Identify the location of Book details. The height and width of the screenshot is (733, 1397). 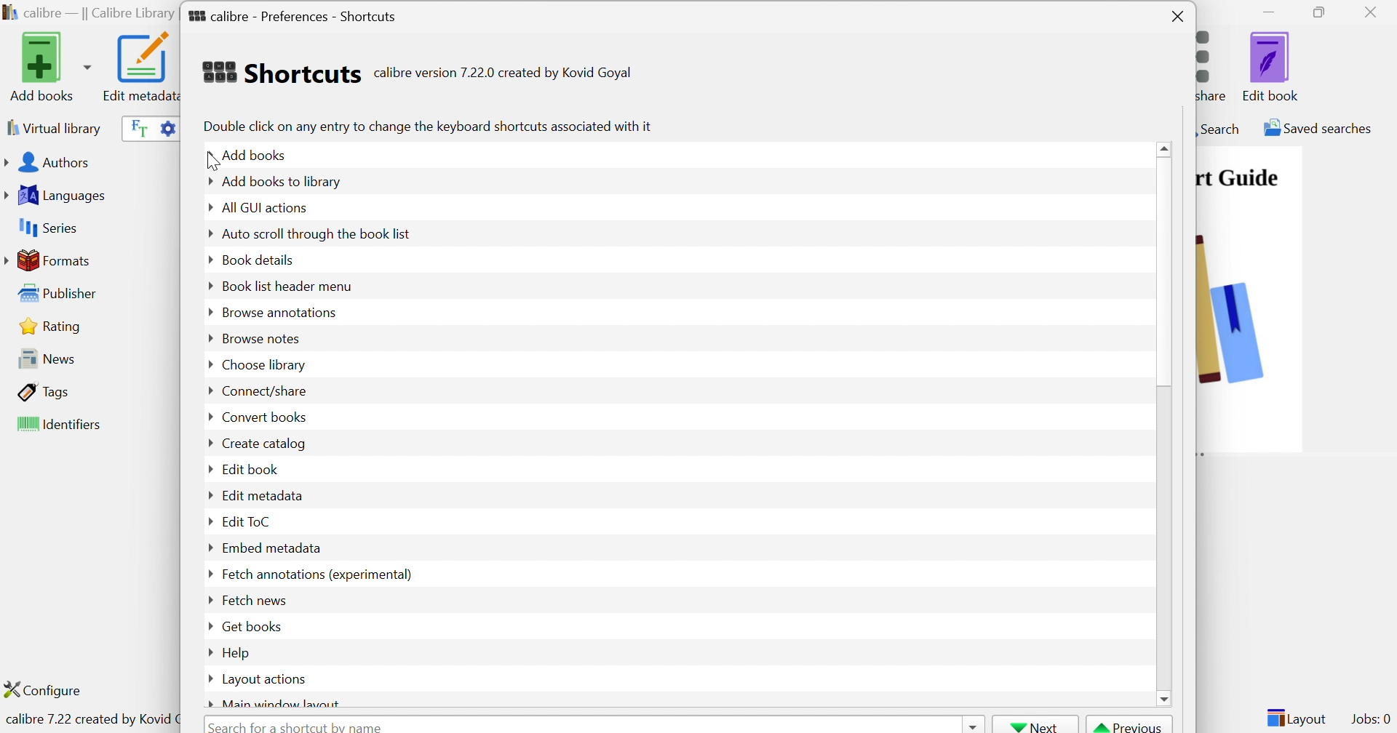
(258, 258).